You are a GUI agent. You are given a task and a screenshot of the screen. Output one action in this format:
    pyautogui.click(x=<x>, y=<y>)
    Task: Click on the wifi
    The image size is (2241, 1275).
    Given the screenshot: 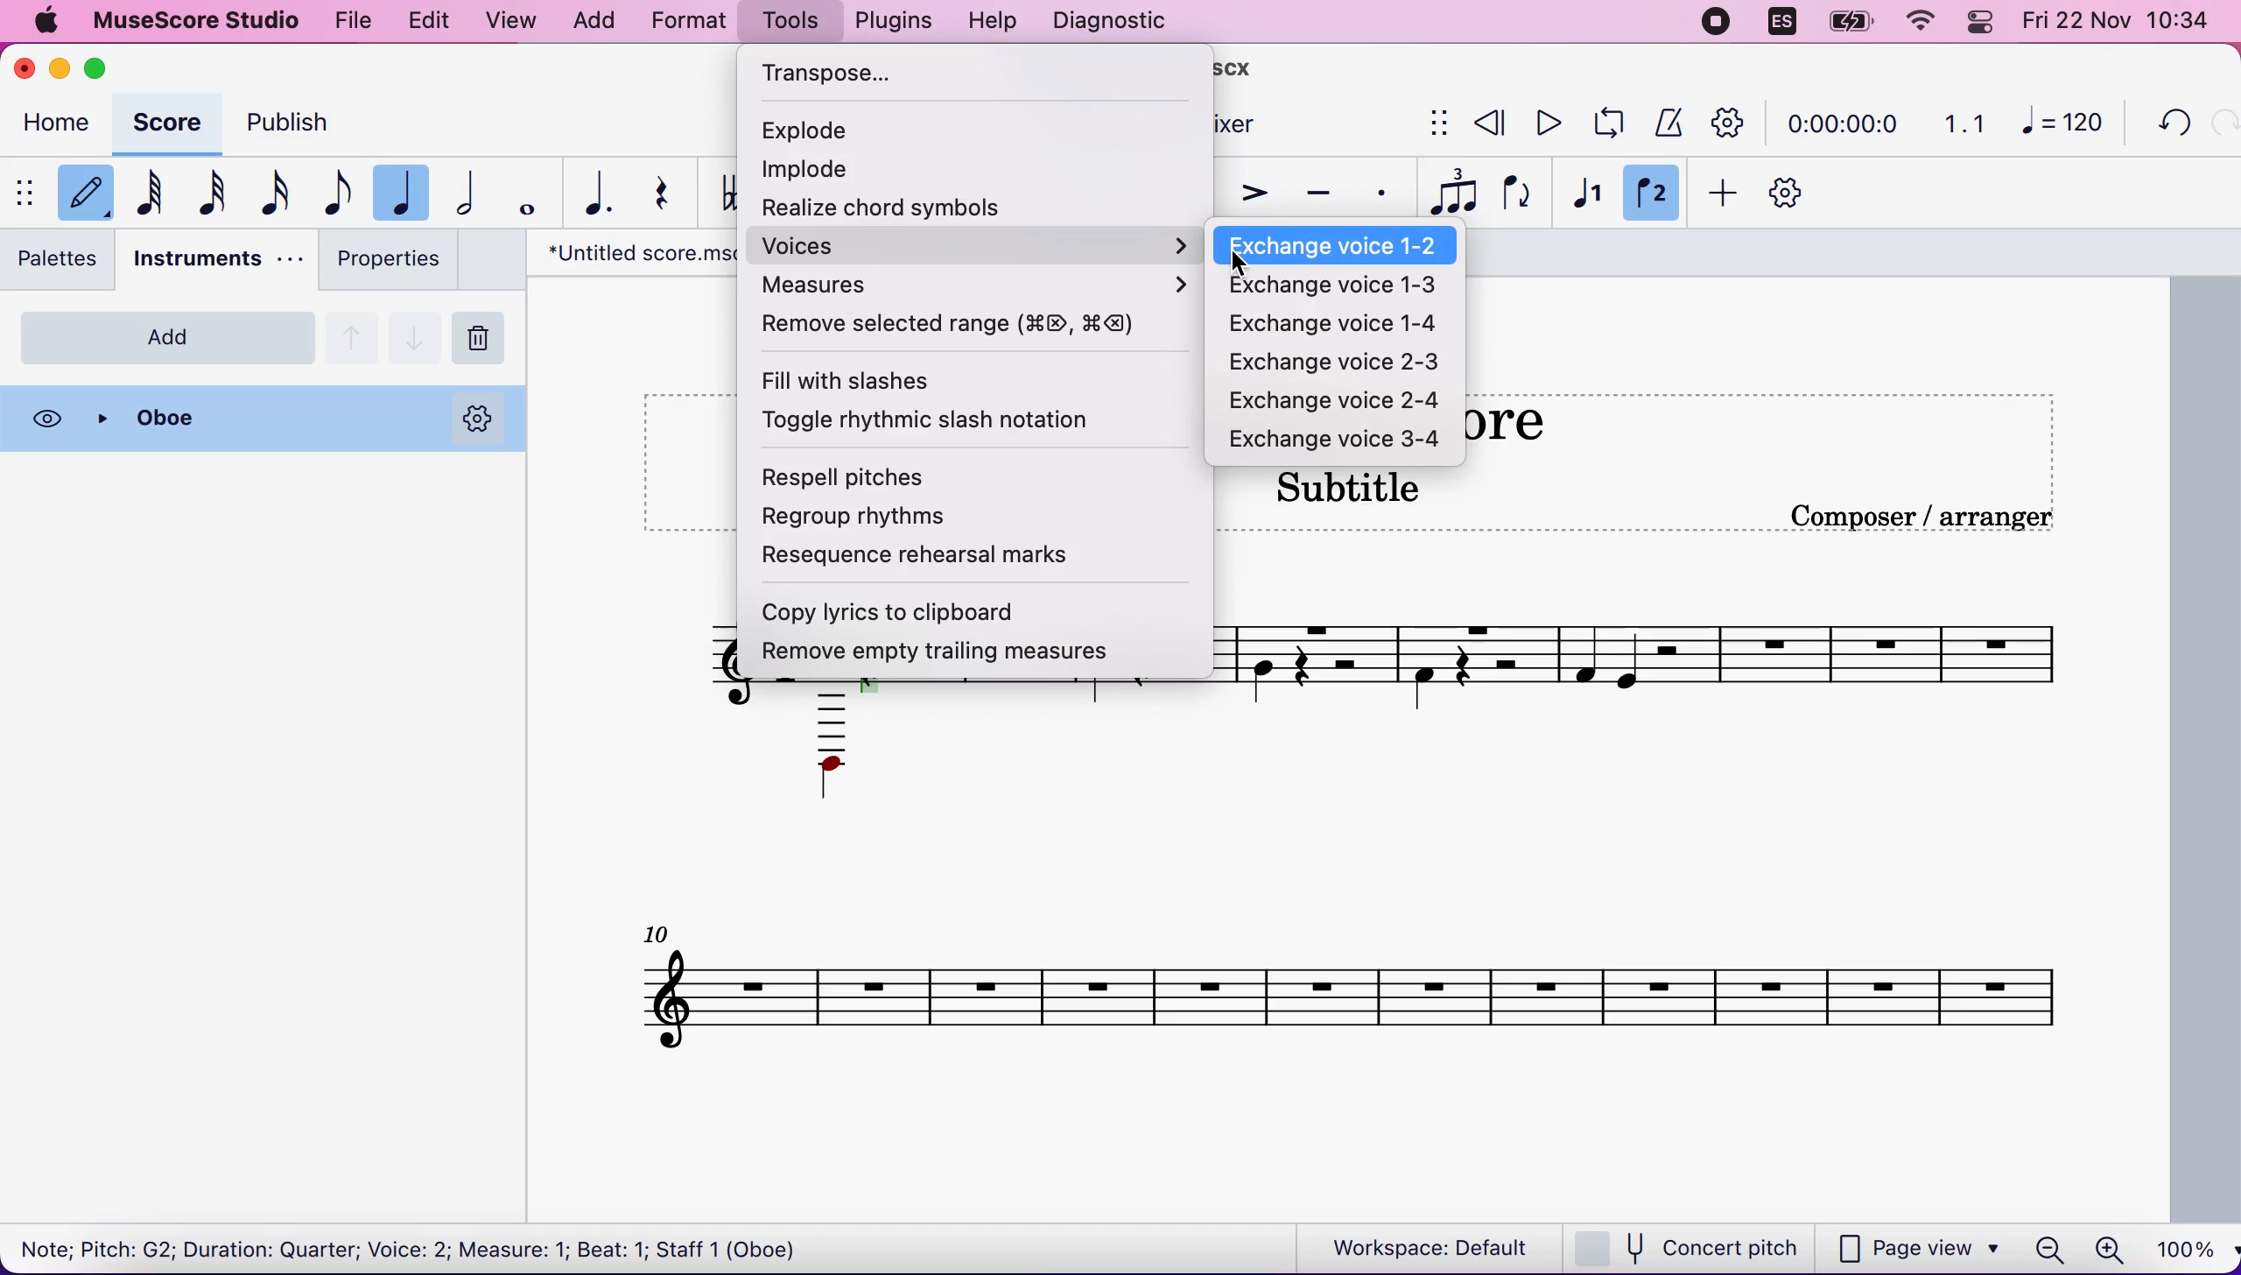 What is the action you would take?
    pyautogui.click(x=1914, y=20)
    